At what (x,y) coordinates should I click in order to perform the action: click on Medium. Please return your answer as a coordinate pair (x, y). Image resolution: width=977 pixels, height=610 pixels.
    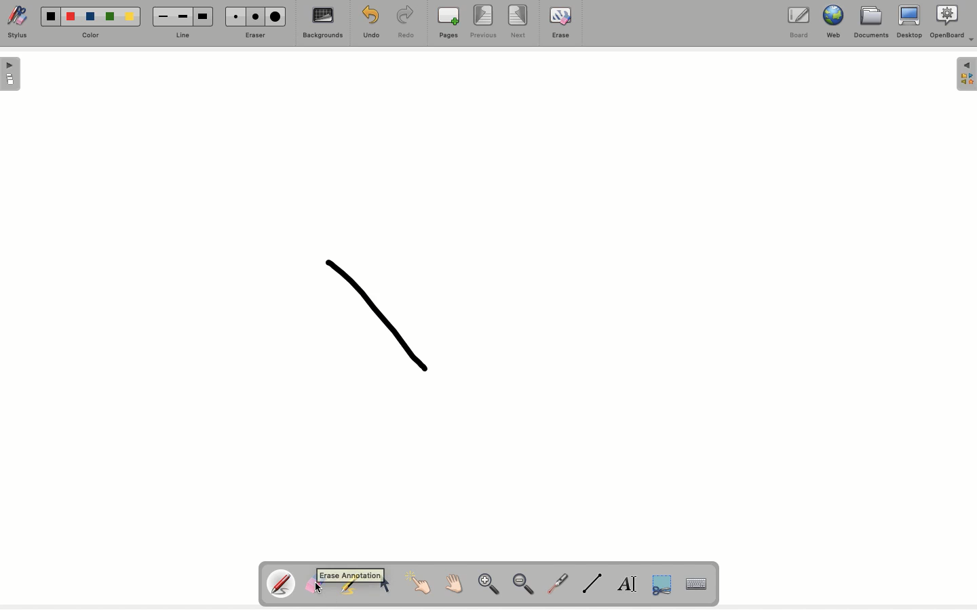
    Looking at the image, I should click on (183, 17).